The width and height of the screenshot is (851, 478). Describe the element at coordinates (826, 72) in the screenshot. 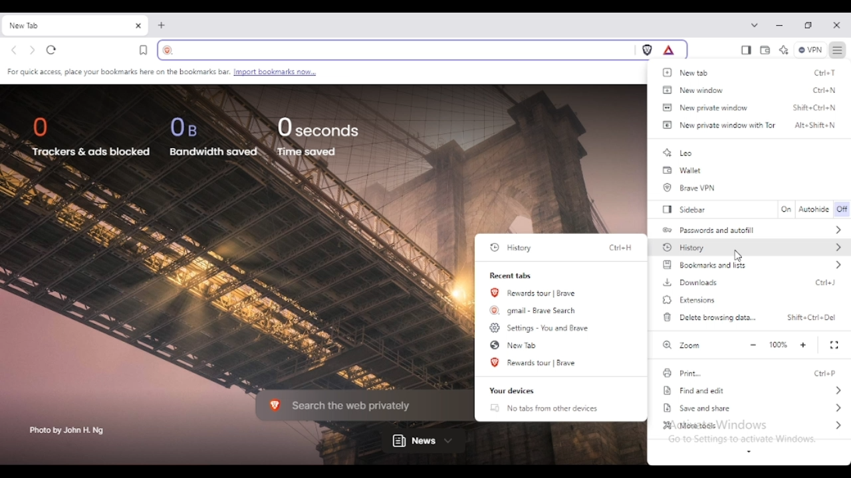

I see `shortcut for new tab` at that location.